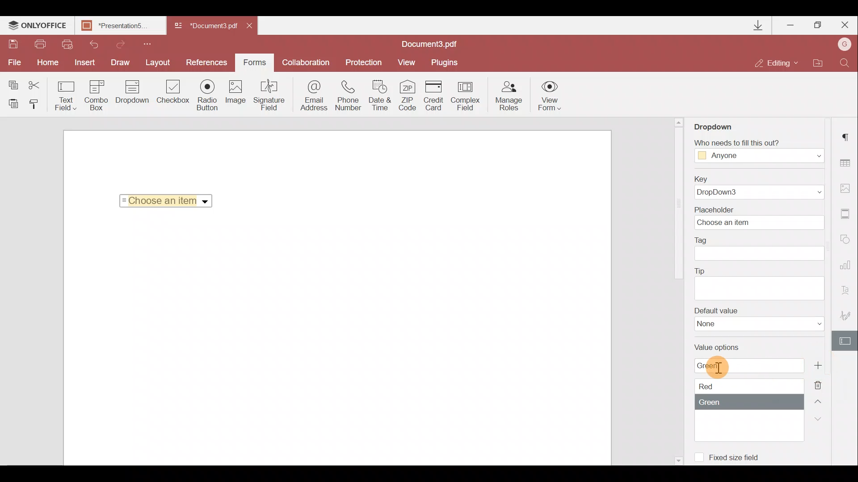  Describe the element at coordinates (678, 206) in the screenshot. I see `Scroll bar` at that location.